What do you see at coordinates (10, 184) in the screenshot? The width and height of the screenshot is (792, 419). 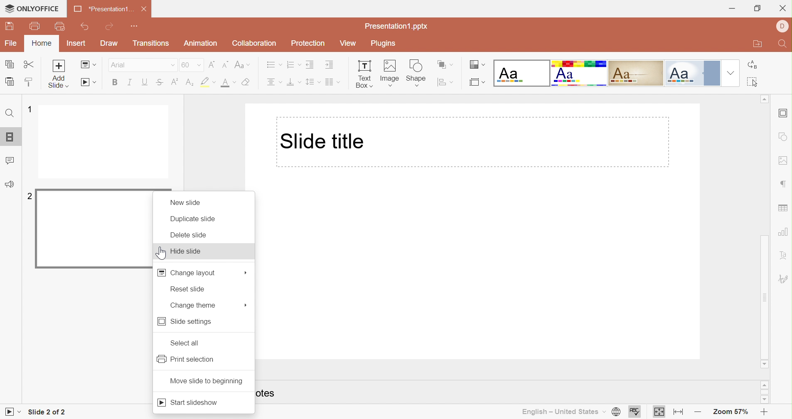 I see `Feedback & Support` at bounding box center [10, 184].